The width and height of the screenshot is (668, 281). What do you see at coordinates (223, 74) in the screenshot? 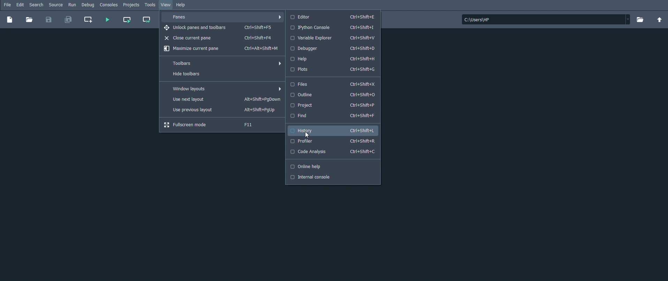
I see `Hide toolbars` at bounding box center [223, 74].